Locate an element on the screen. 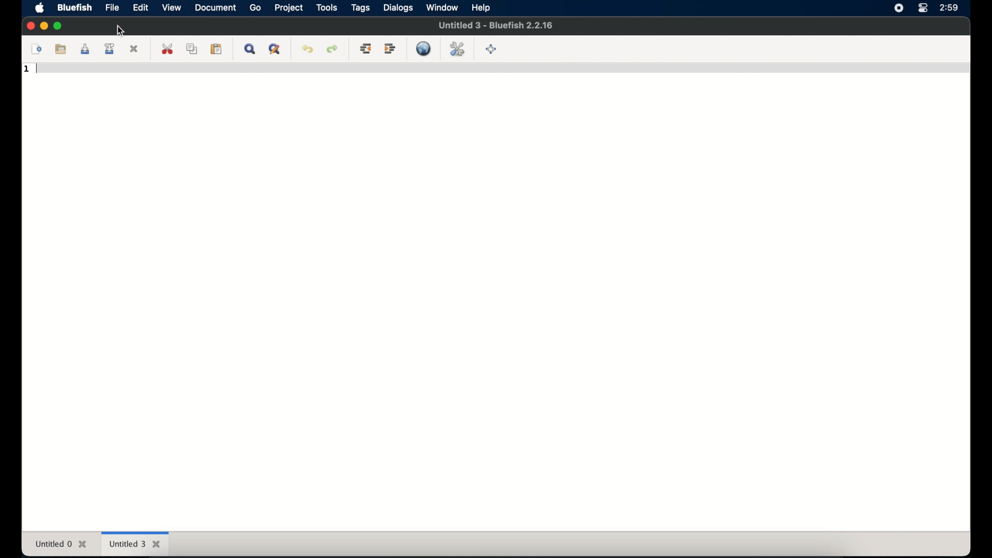 The height and width of the screenshot is (558, 992). control center is located at coordinates (923, 8).